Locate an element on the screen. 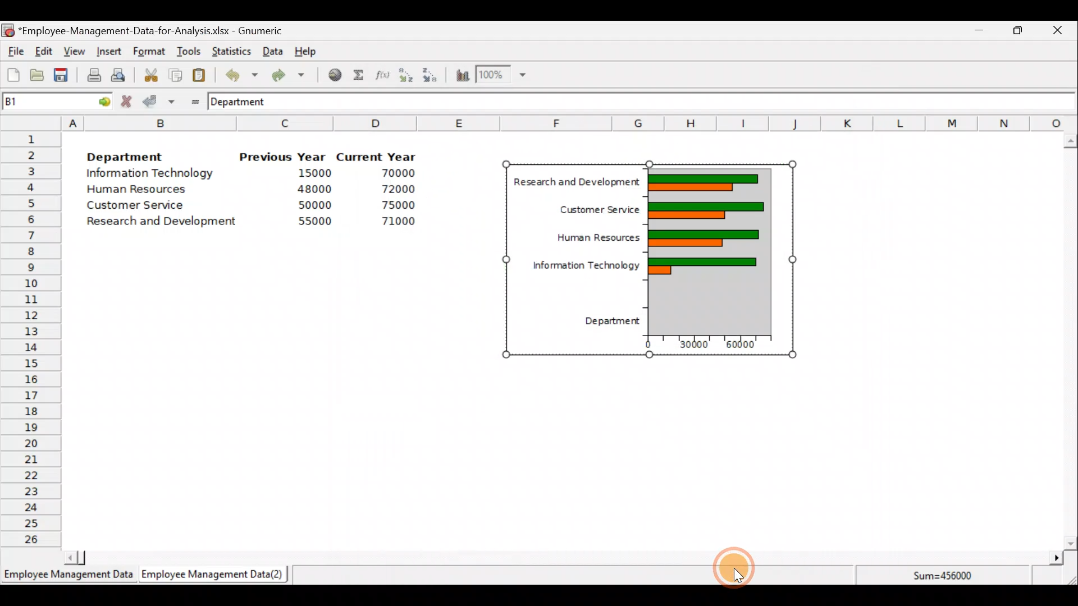  Open a file is located at coordinates (40, 76).